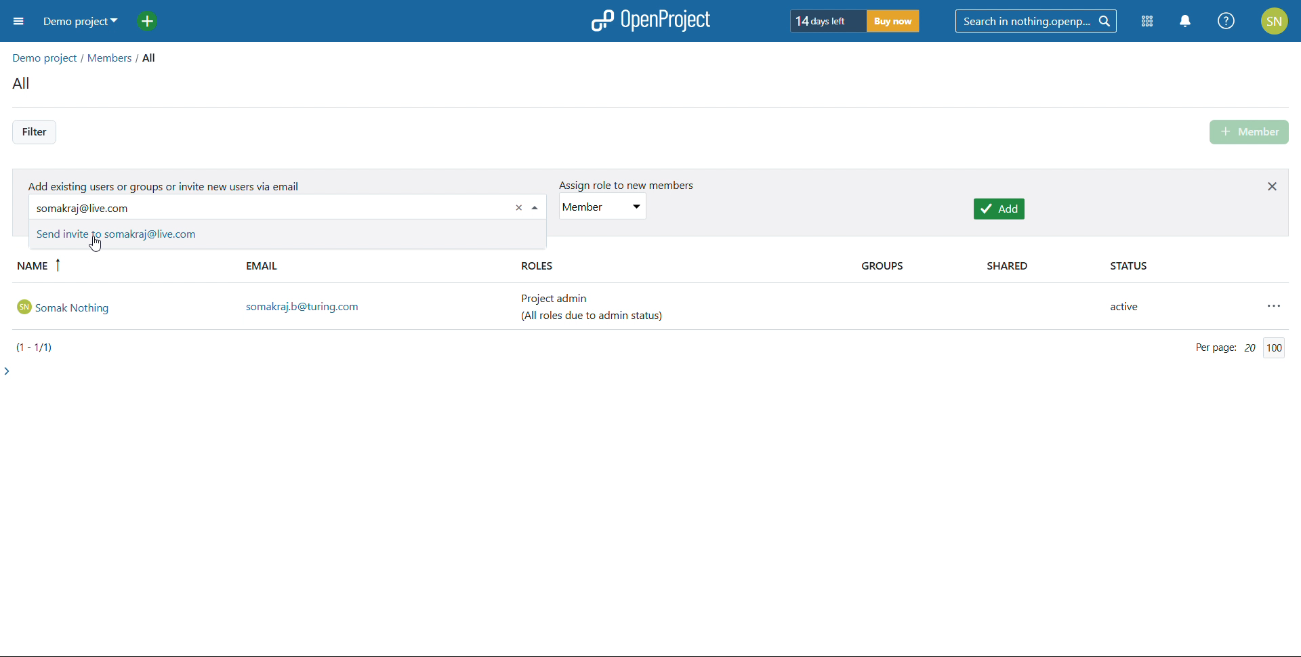 Image resolution: width=1301 pixels, height=657 pixels. Describe the element at coordinates (675, 267) in the screenshot. I see `roles` at that location.